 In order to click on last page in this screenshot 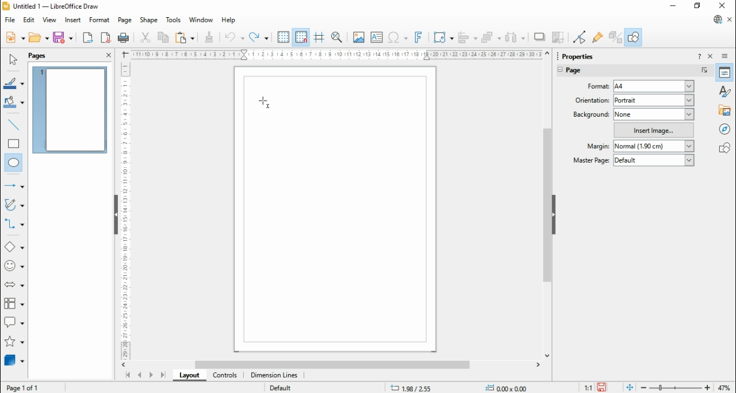, I will do `click(163, 375)`.